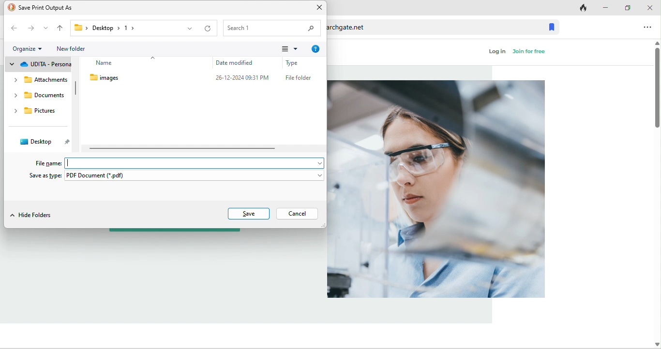  Describe the element at coordinates (29, 29) in the screenshot. I see `forward` at that location.